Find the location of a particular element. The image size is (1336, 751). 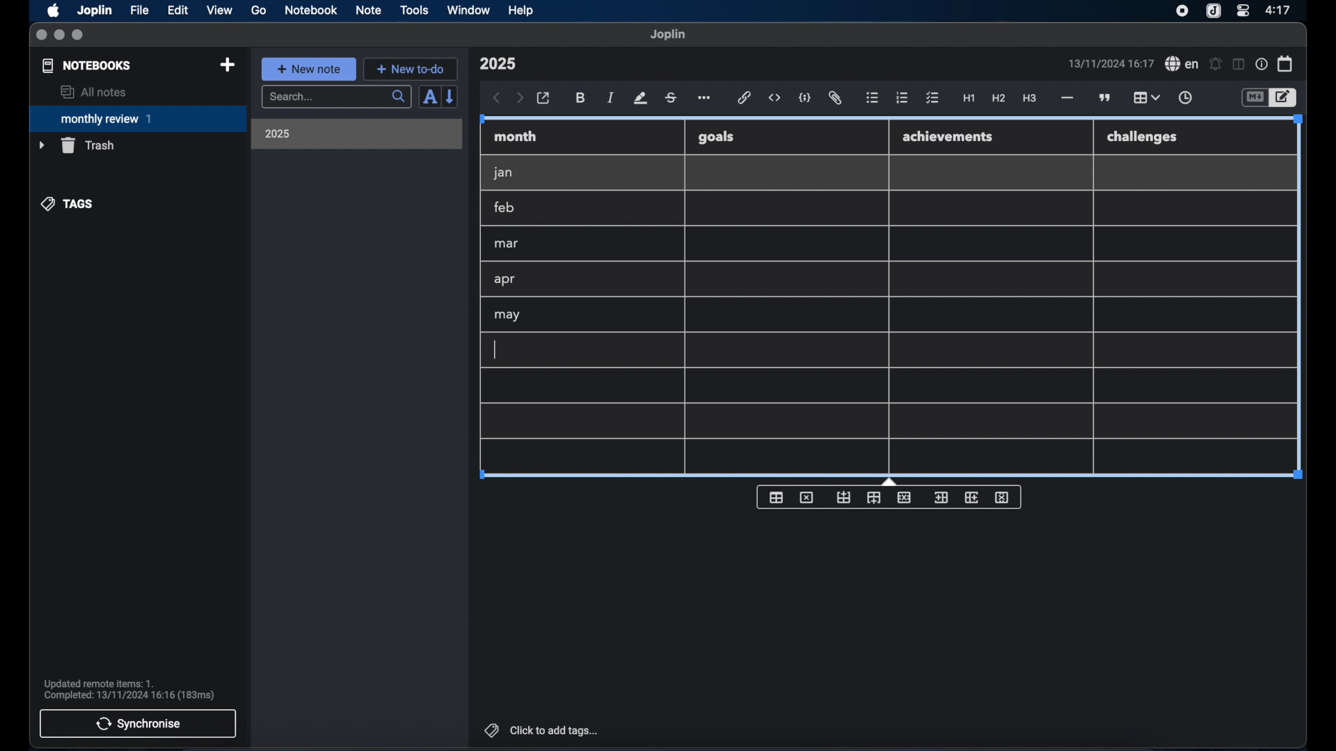

horizontal rule is located at coordinates (1066, 98).